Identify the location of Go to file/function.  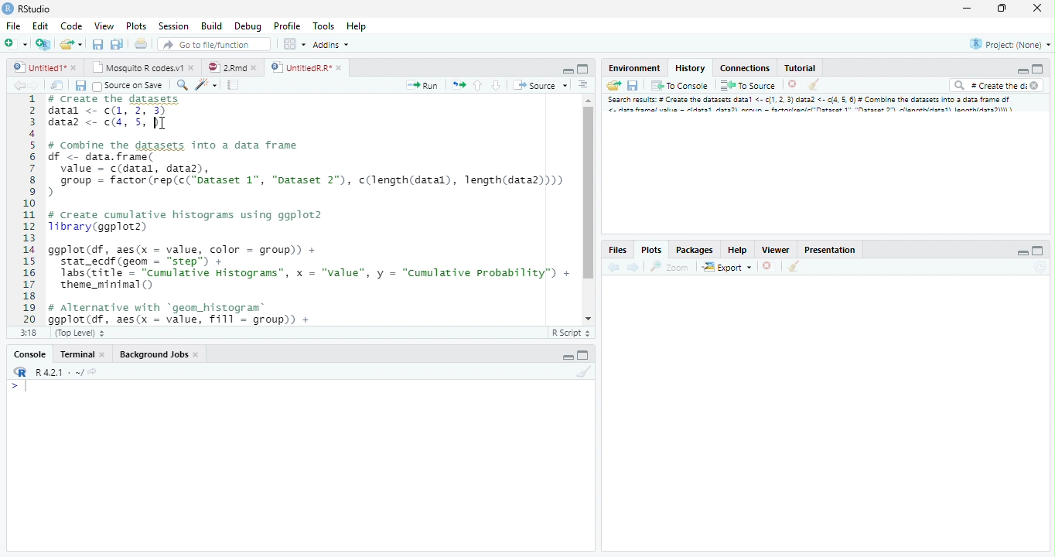
(213, 45).